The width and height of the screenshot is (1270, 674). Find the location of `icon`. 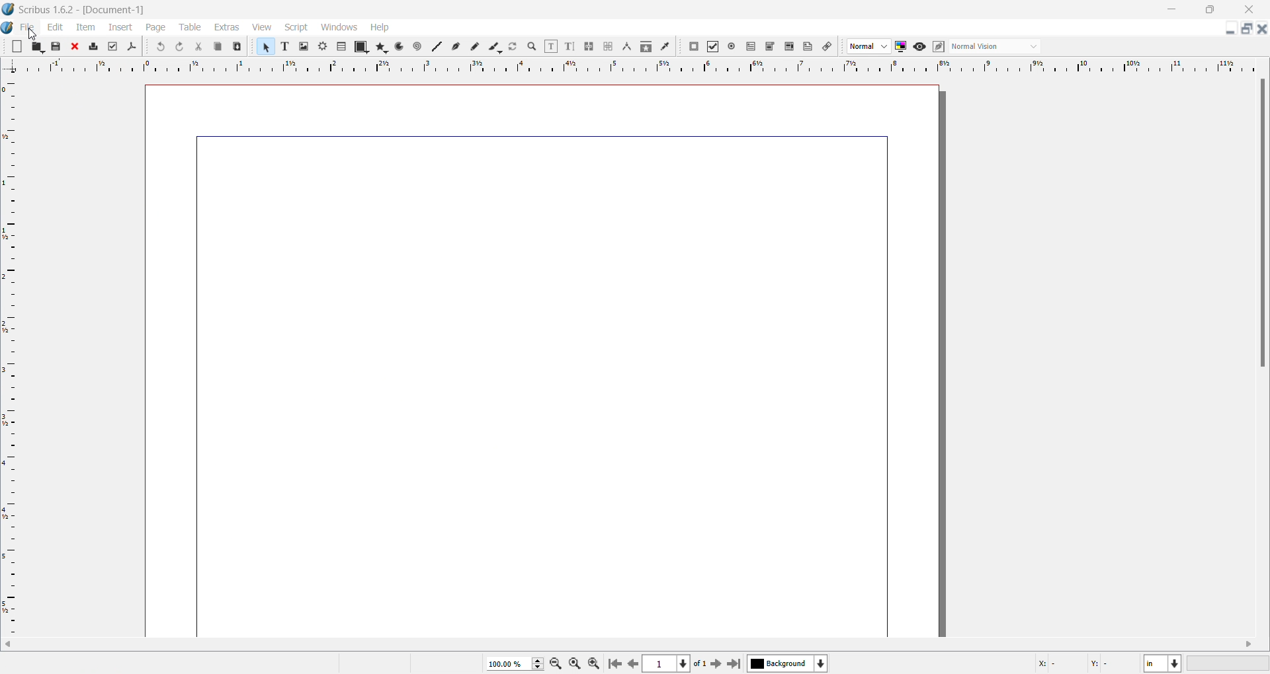

icon is located at coordinates (730, 46).